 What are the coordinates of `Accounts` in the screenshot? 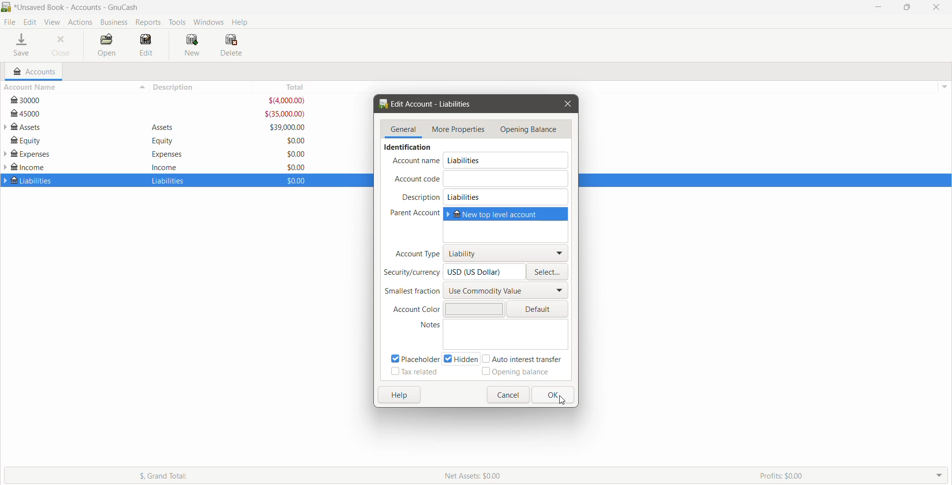 It's located at (79, 22).